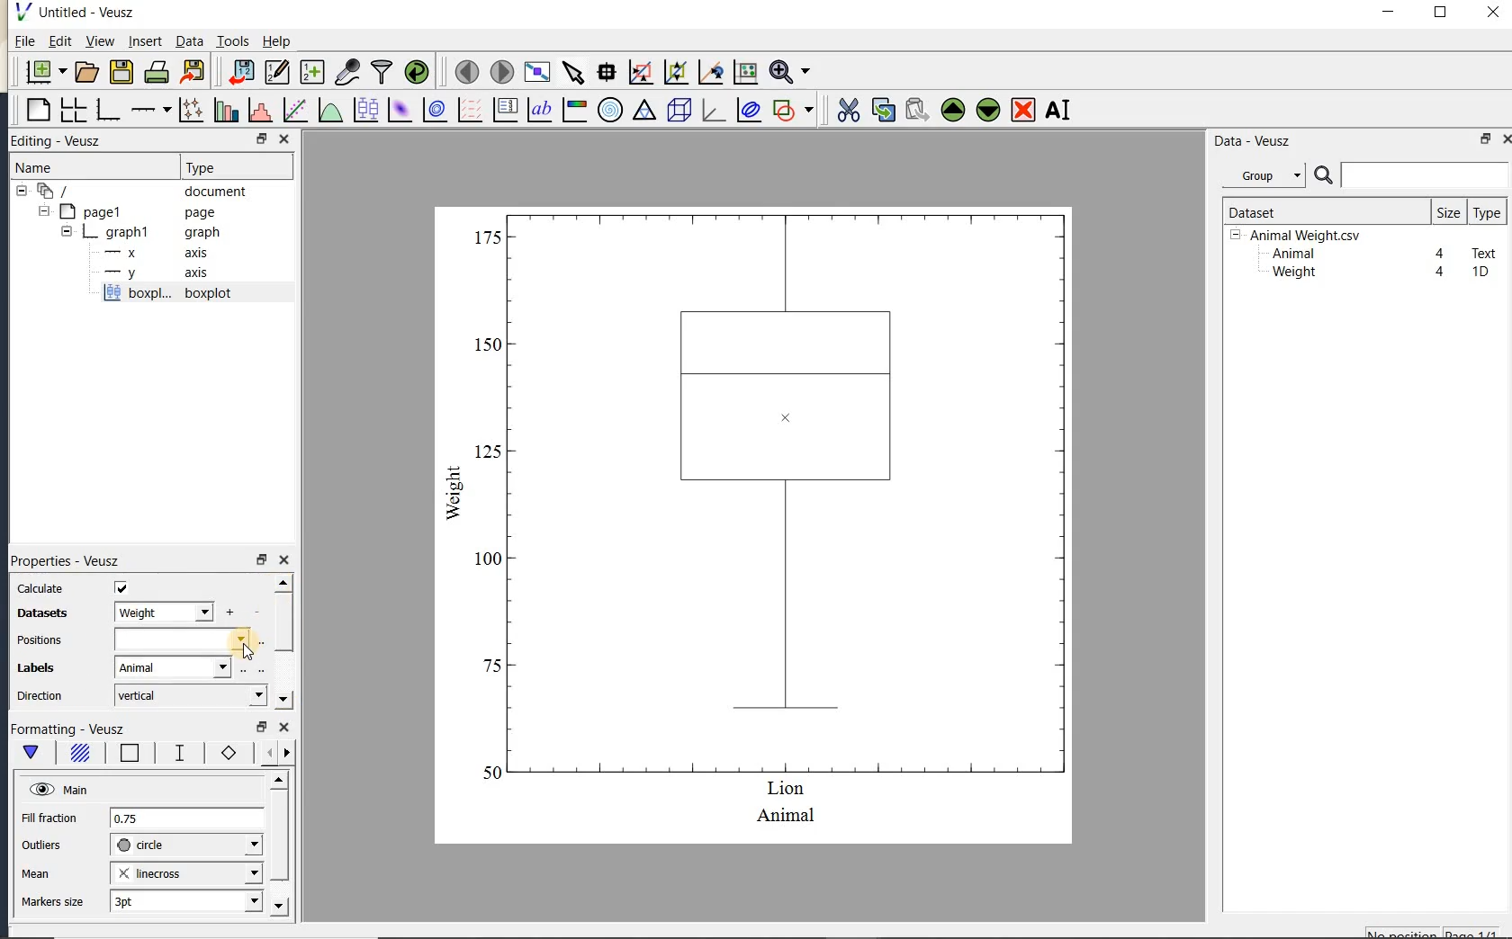  I want to click on markers size, so click(55, 902).